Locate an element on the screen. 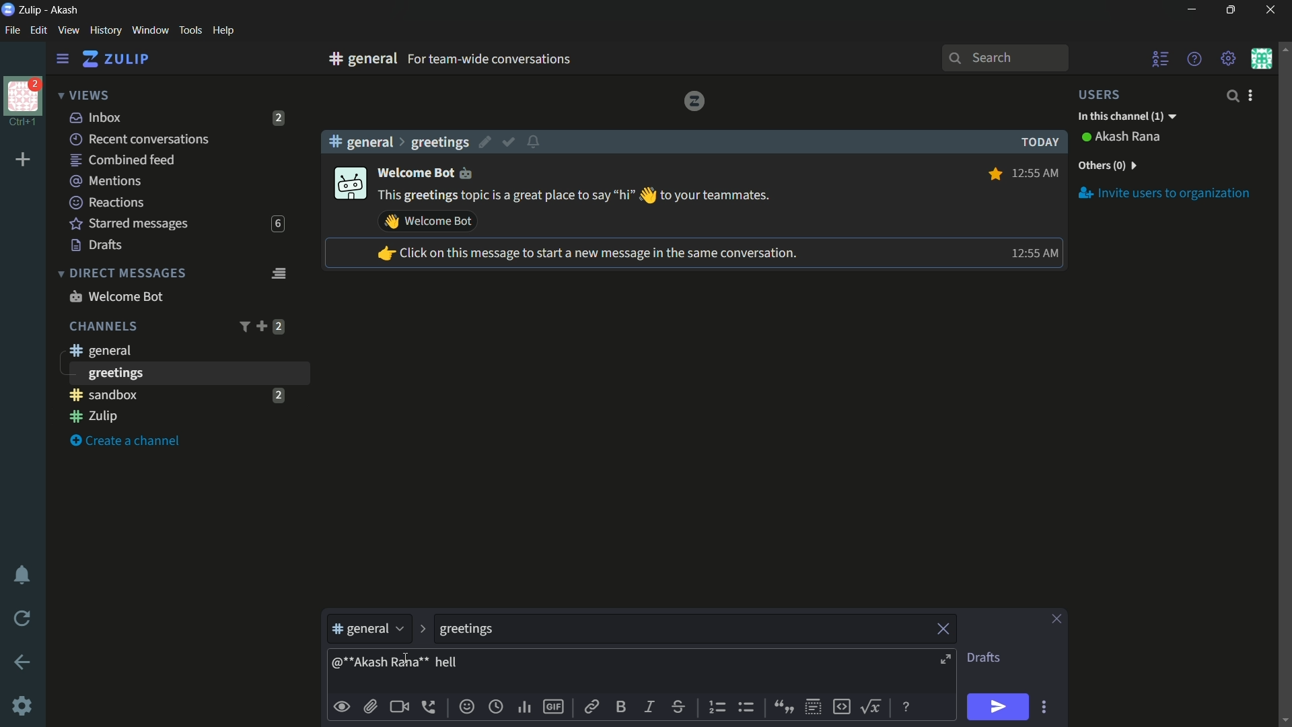  welcome bot is located at coordinates (429, 172).